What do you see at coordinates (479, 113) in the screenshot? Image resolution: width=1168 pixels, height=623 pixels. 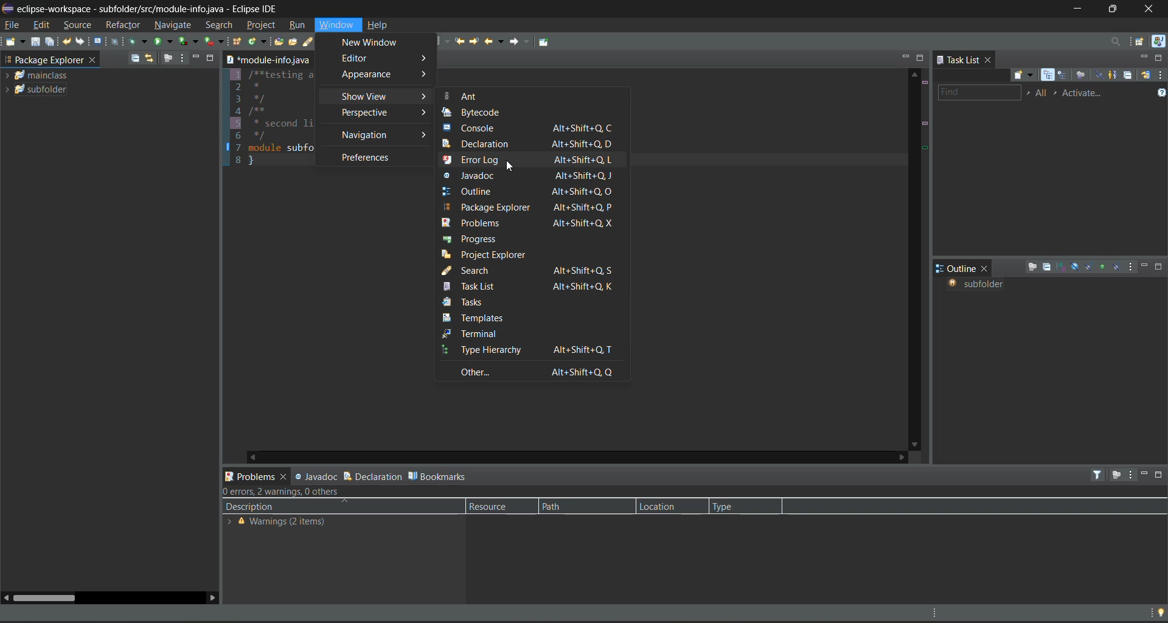 I see `bytecode` at bounding box center [479, 113].